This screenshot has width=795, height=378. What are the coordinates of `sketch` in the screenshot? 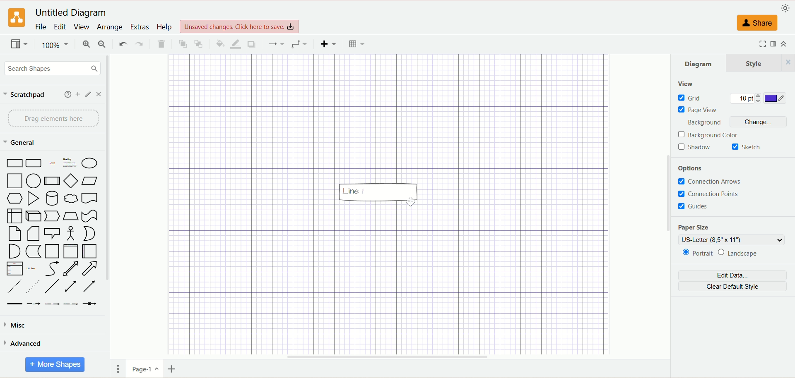 It's located at (745, 146).